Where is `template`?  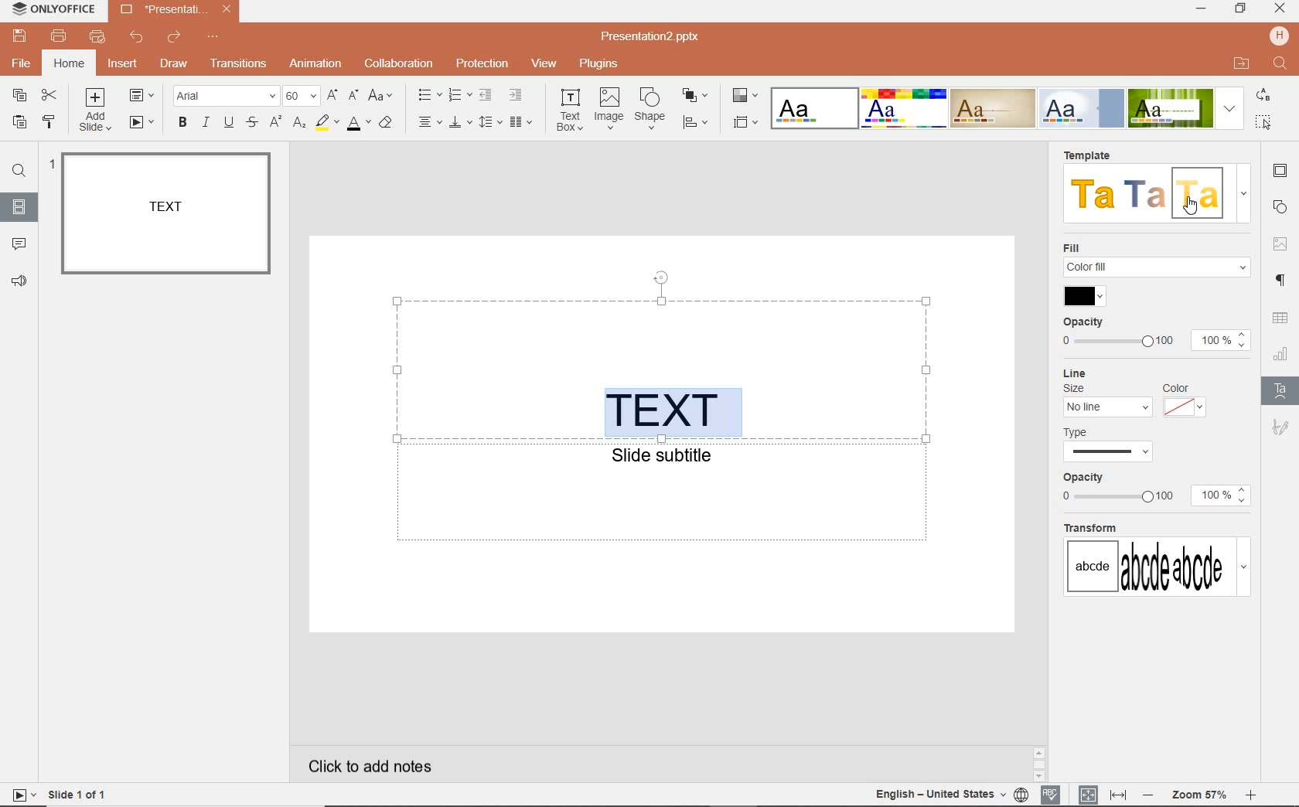 template is located at coordinates (1085, 155).